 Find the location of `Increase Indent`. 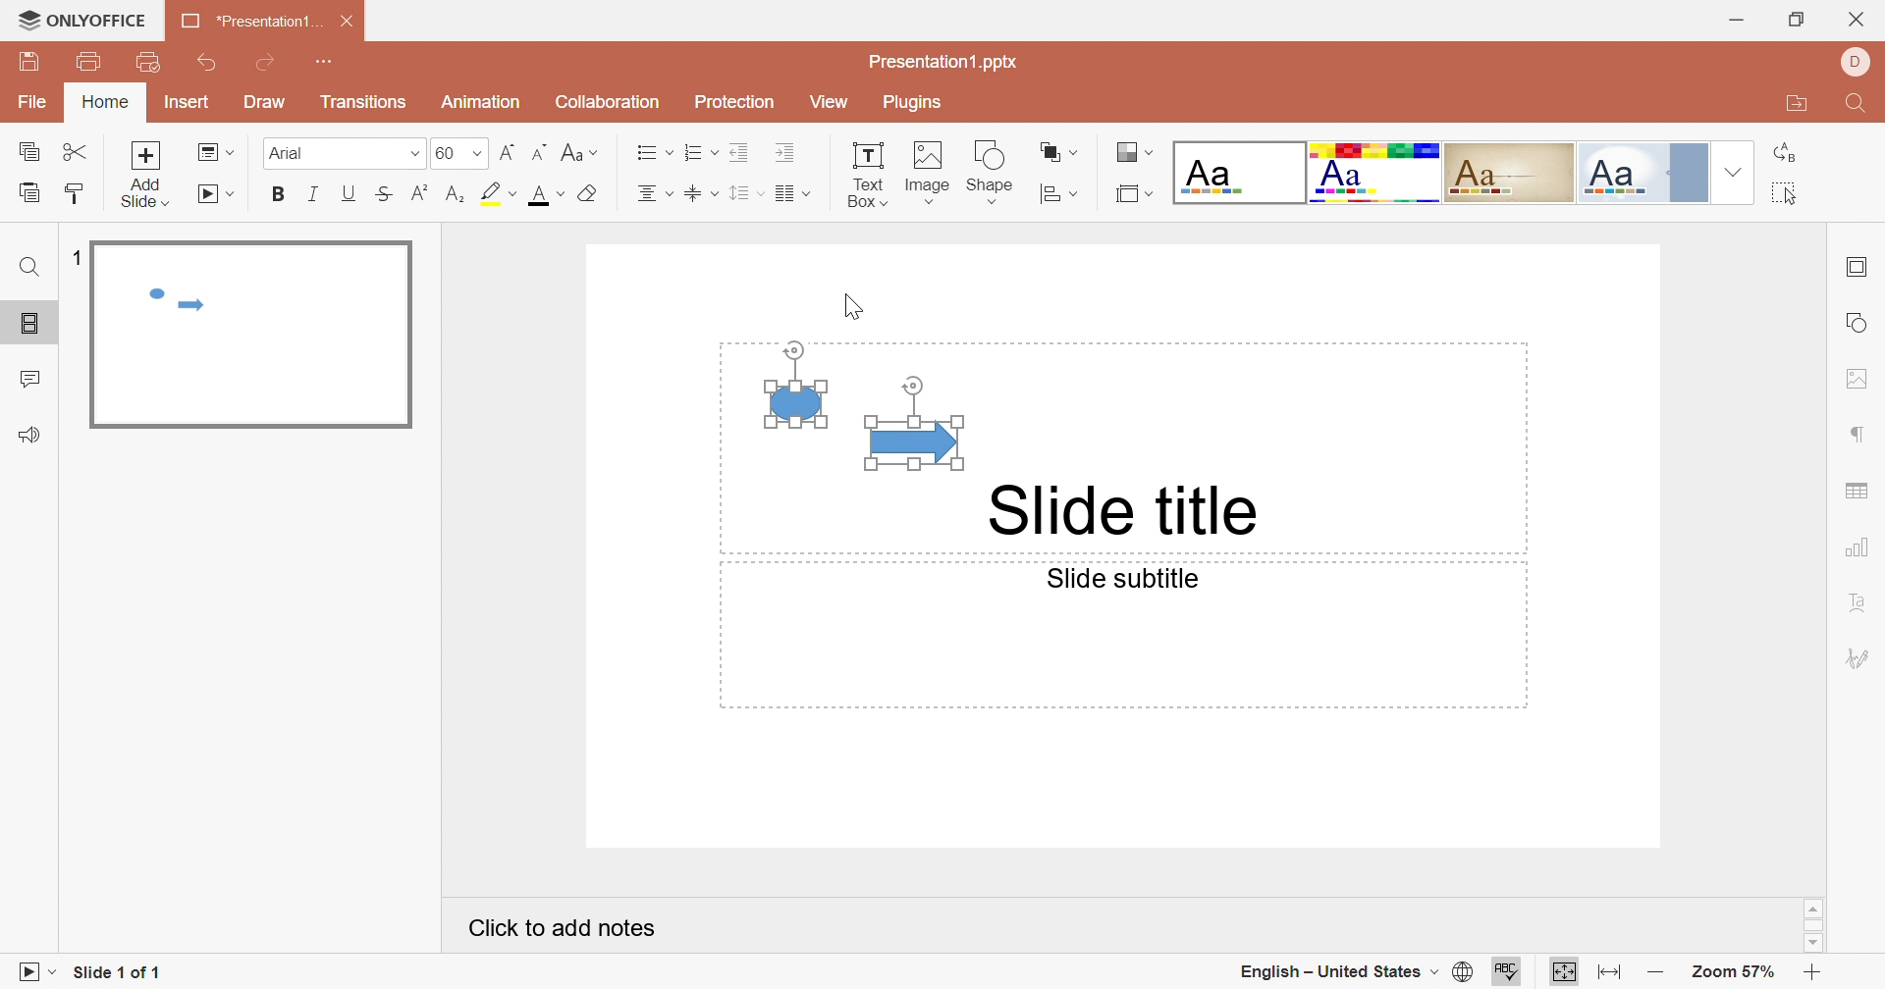

Increase Indent is located at coordinates (785, 150).